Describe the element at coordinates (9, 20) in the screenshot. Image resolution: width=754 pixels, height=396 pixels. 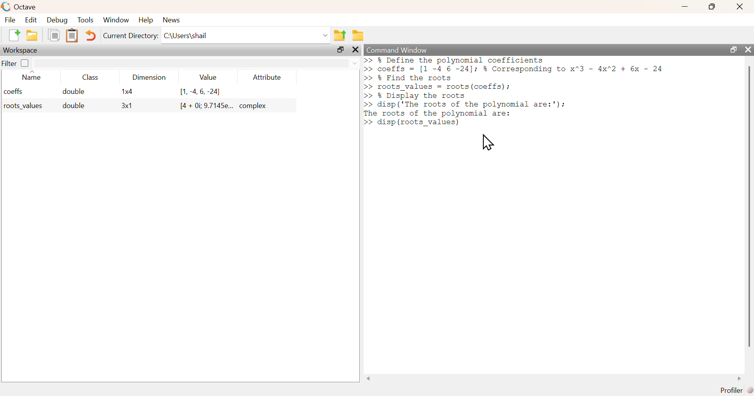
I see `File` at that location.